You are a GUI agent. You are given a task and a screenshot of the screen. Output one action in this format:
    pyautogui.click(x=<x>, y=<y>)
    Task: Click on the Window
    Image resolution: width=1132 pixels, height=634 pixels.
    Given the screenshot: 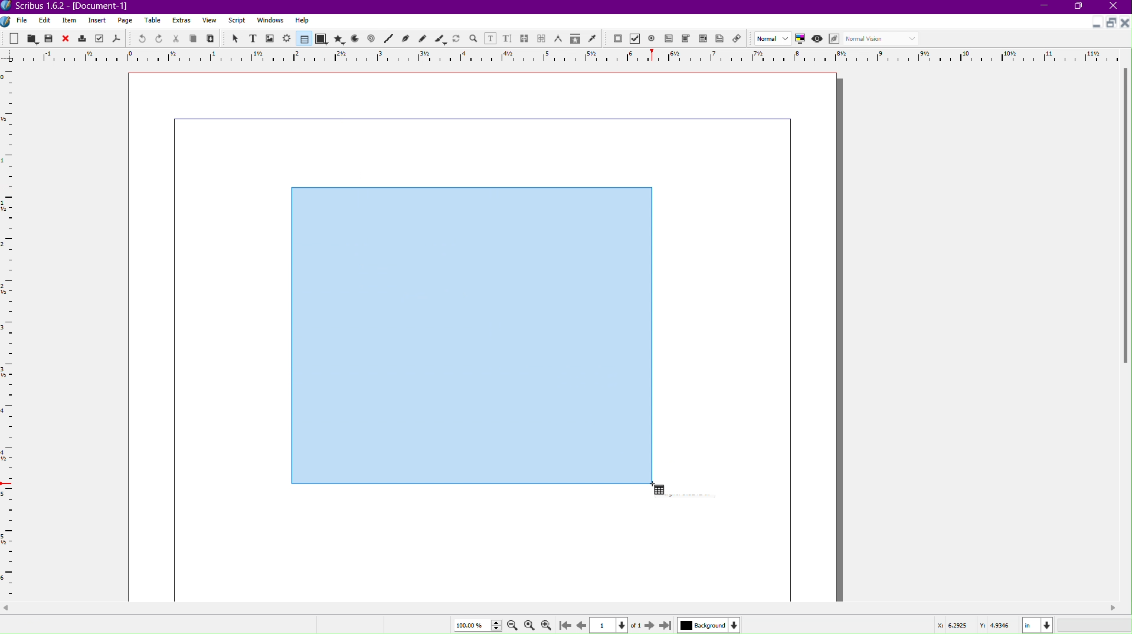 What is the action you would take?
    pyautogui.click(x=269, y=22)
    